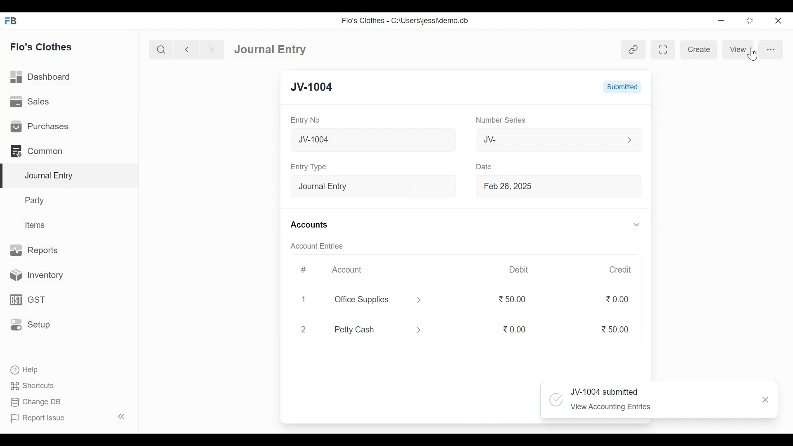 This screenshot has height=446, width=793. What do you see at coordinates (303, 330) in the screenshot?
I see `2` at bounding box center [303, 330].